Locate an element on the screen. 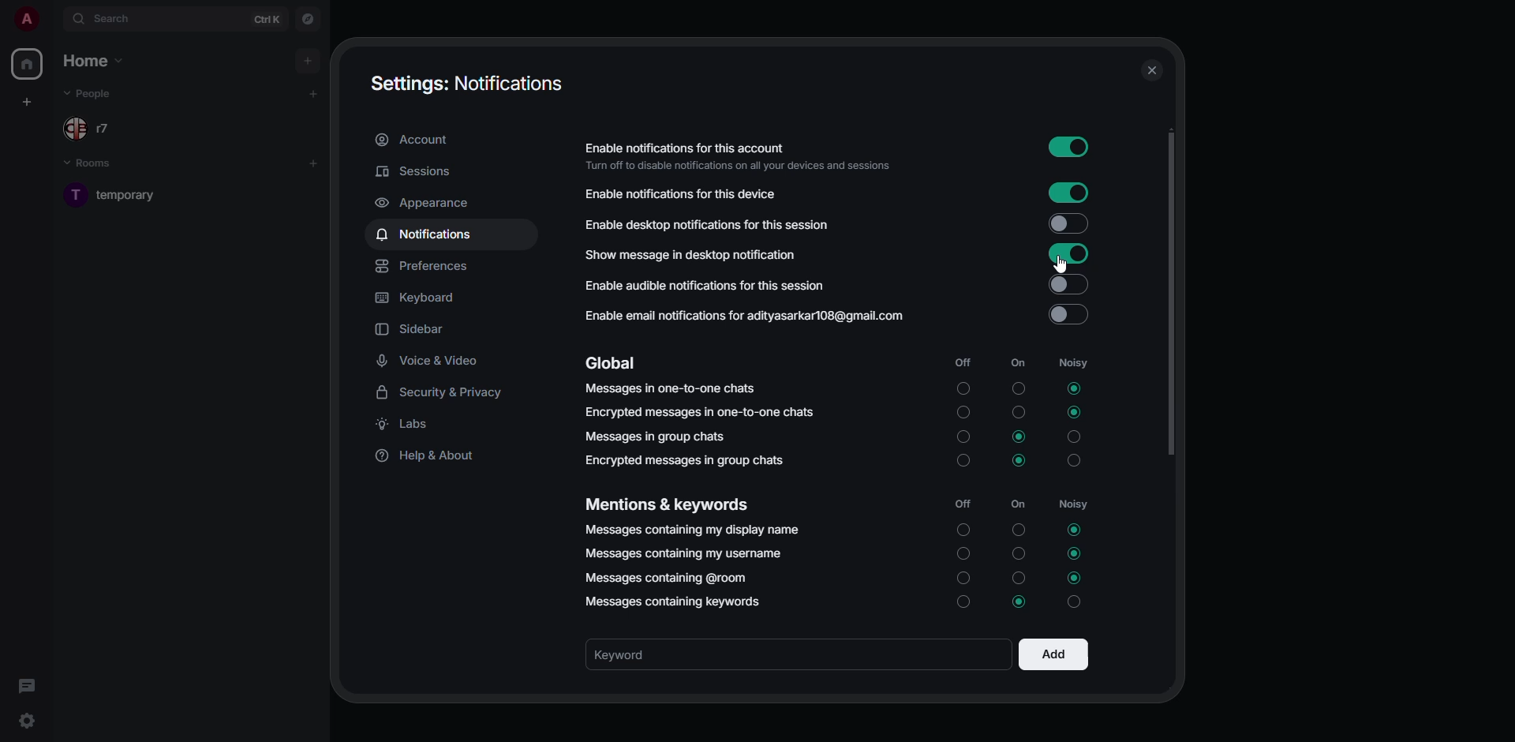 This screenshot has width=1515, height=742. on is located at coordinates (1013, 363).